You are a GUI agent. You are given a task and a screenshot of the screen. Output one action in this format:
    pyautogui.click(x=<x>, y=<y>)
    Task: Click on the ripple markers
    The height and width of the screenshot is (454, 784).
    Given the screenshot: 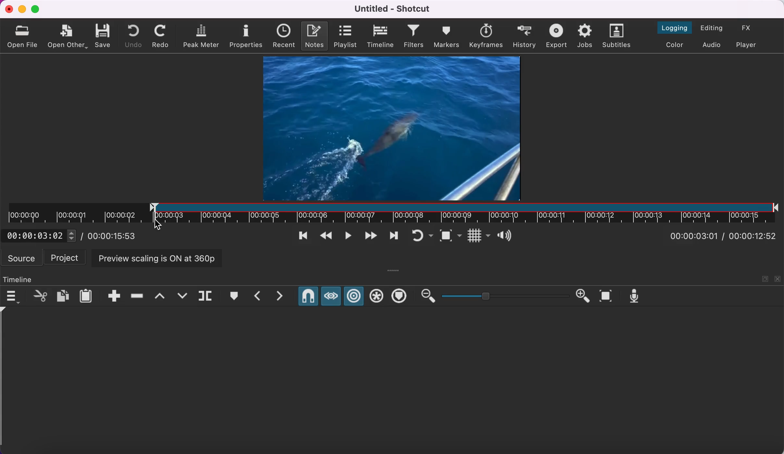 What is the action you would take?
    pyautogui.click(x=399, y=296)
    